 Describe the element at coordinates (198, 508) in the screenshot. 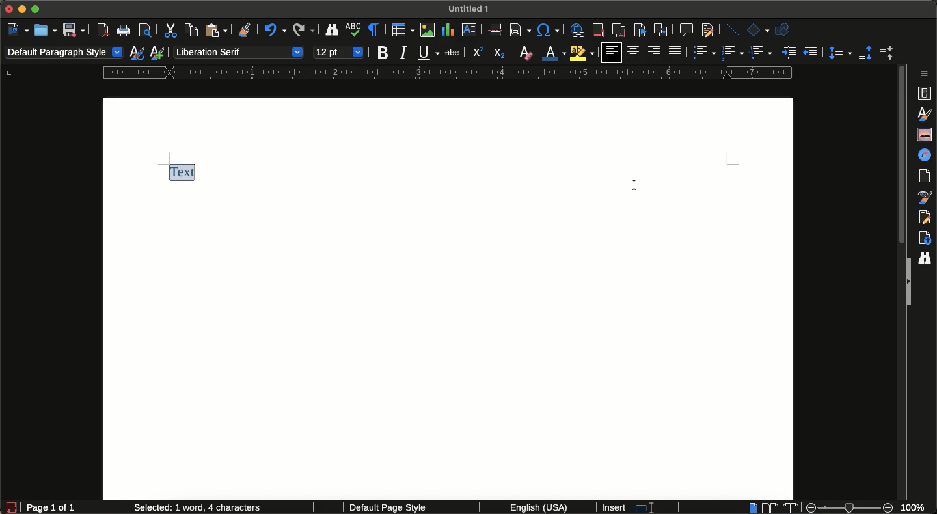

I see `Word and character count` at that location.